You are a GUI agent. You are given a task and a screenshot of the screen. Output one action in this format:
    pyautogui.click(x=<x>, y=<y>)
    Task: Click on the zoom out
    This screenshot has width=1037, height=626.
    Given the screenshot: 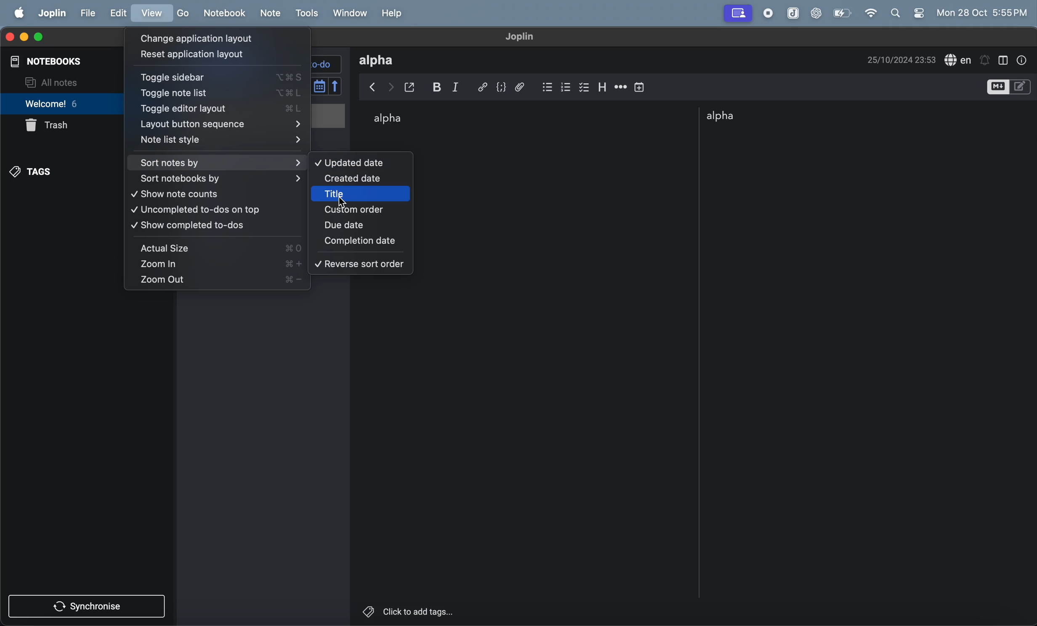 What is the action you would take?
    pyautogui.click(x=220, y=280)
    